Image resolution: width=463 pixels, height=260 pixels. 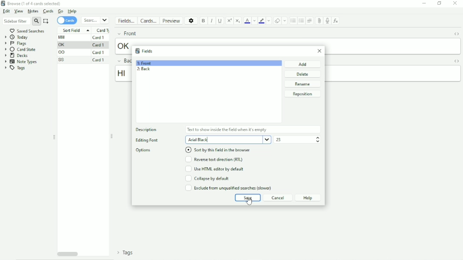 What do you see at coordinates (123, 254) in the screenshot?
I see `Tags` at bounding box center [123, 254].